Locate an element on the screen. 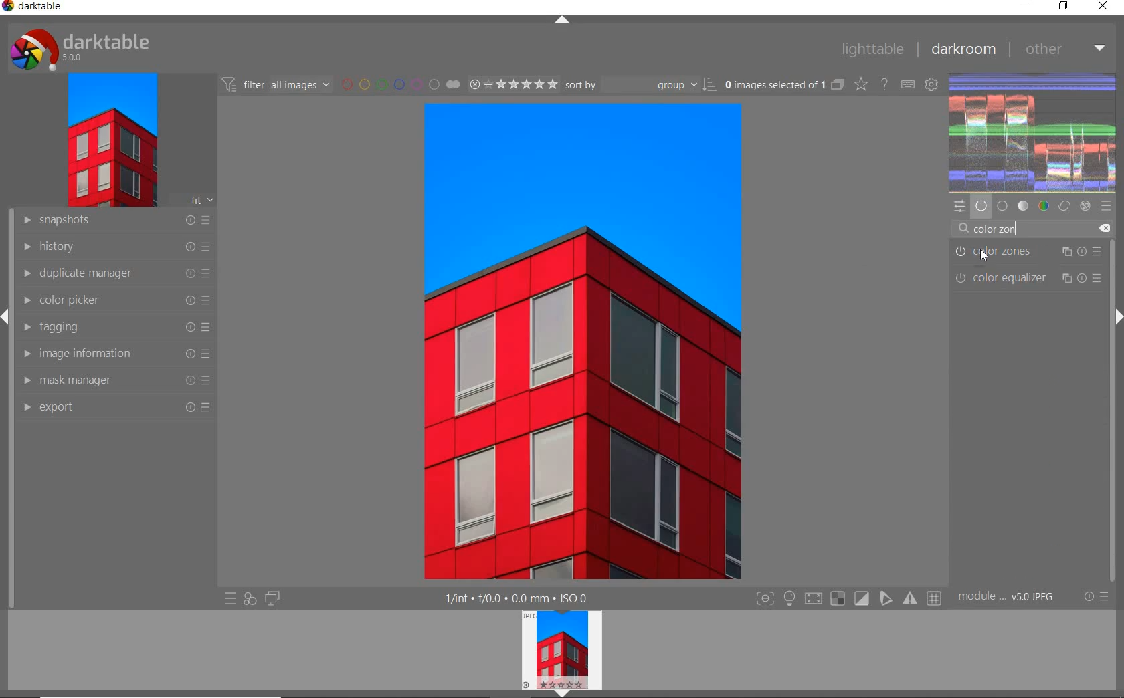  image is located at coordinates (111, 141).